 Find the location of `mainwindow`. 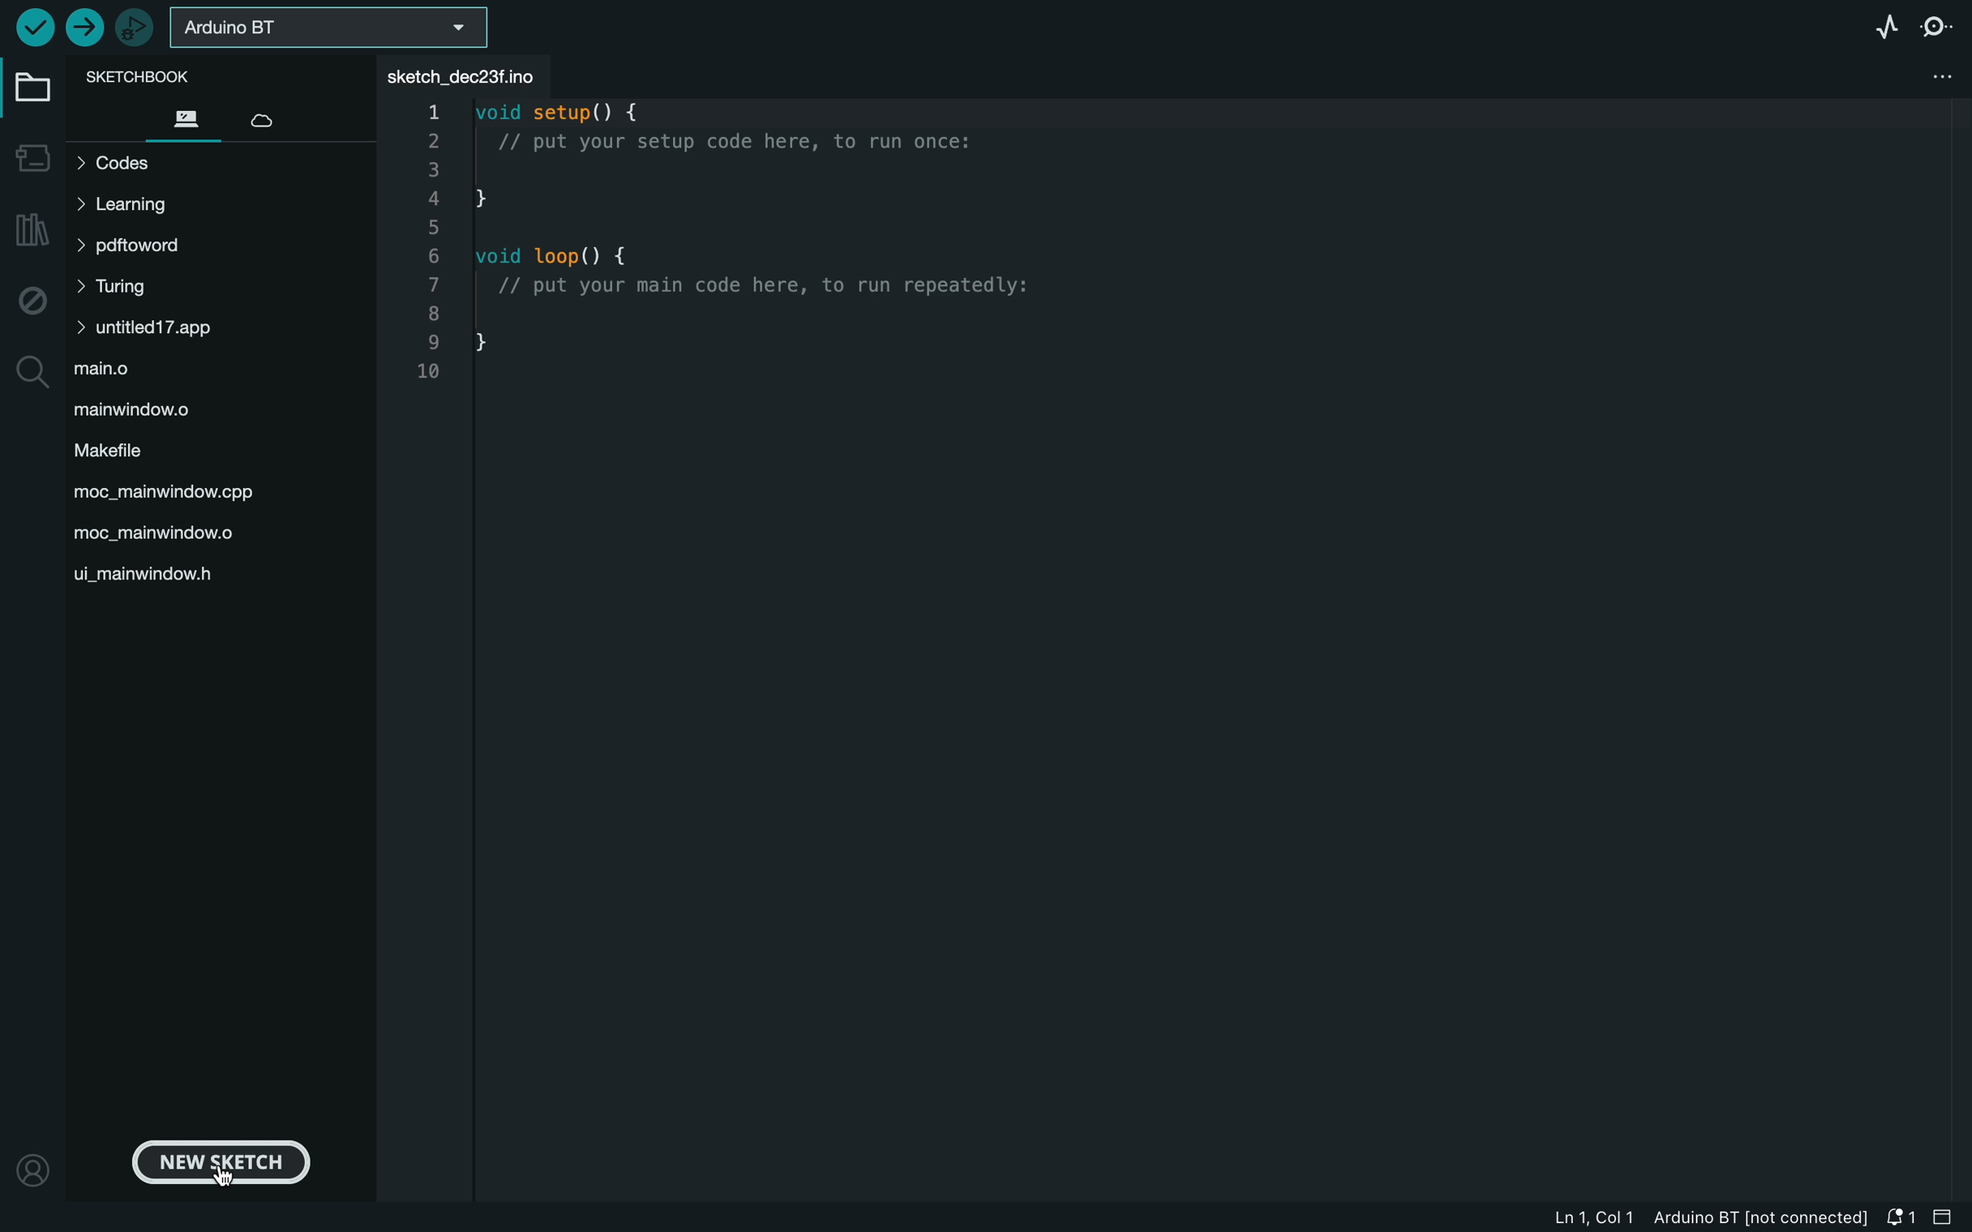

mainwindow is located at coordinates (173, 495).